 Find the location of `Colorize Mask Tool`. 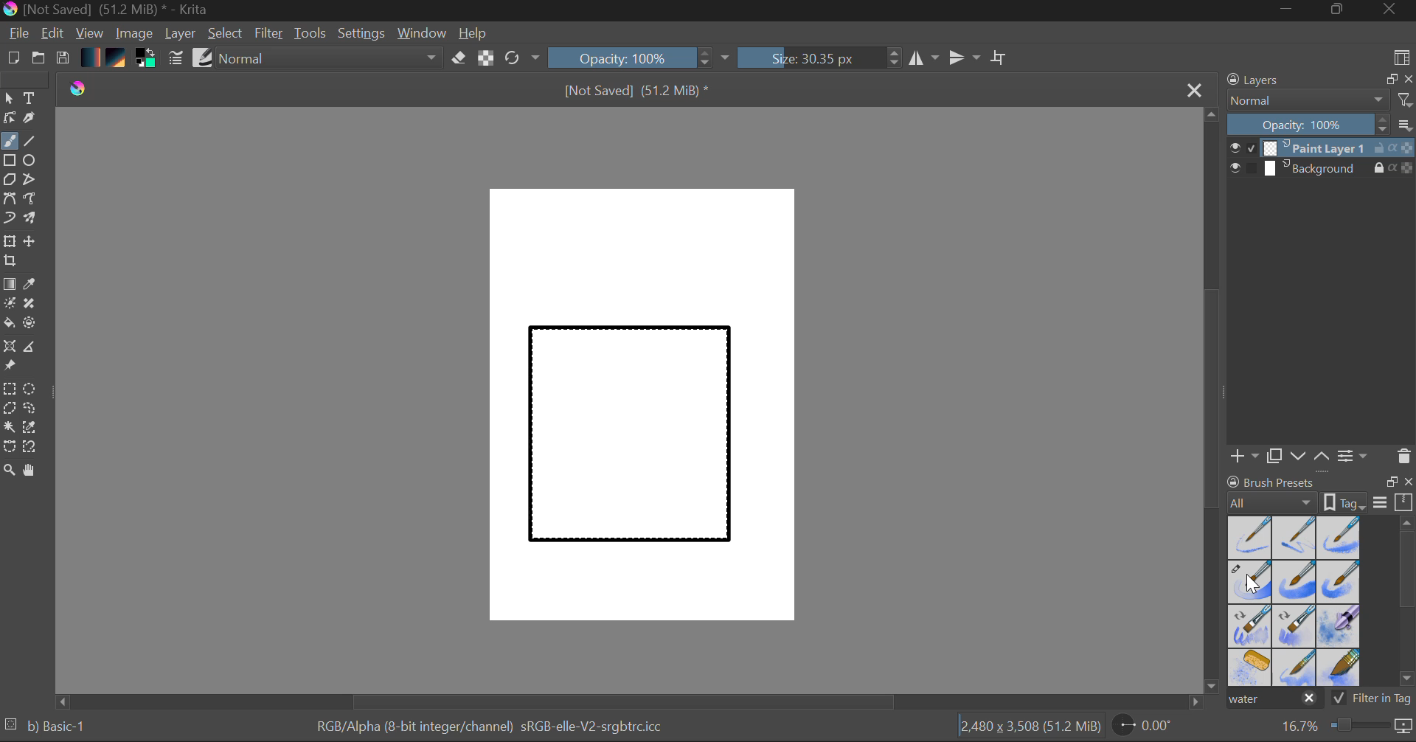

Colorize Mask Tool is located at coordinates (10, 305).